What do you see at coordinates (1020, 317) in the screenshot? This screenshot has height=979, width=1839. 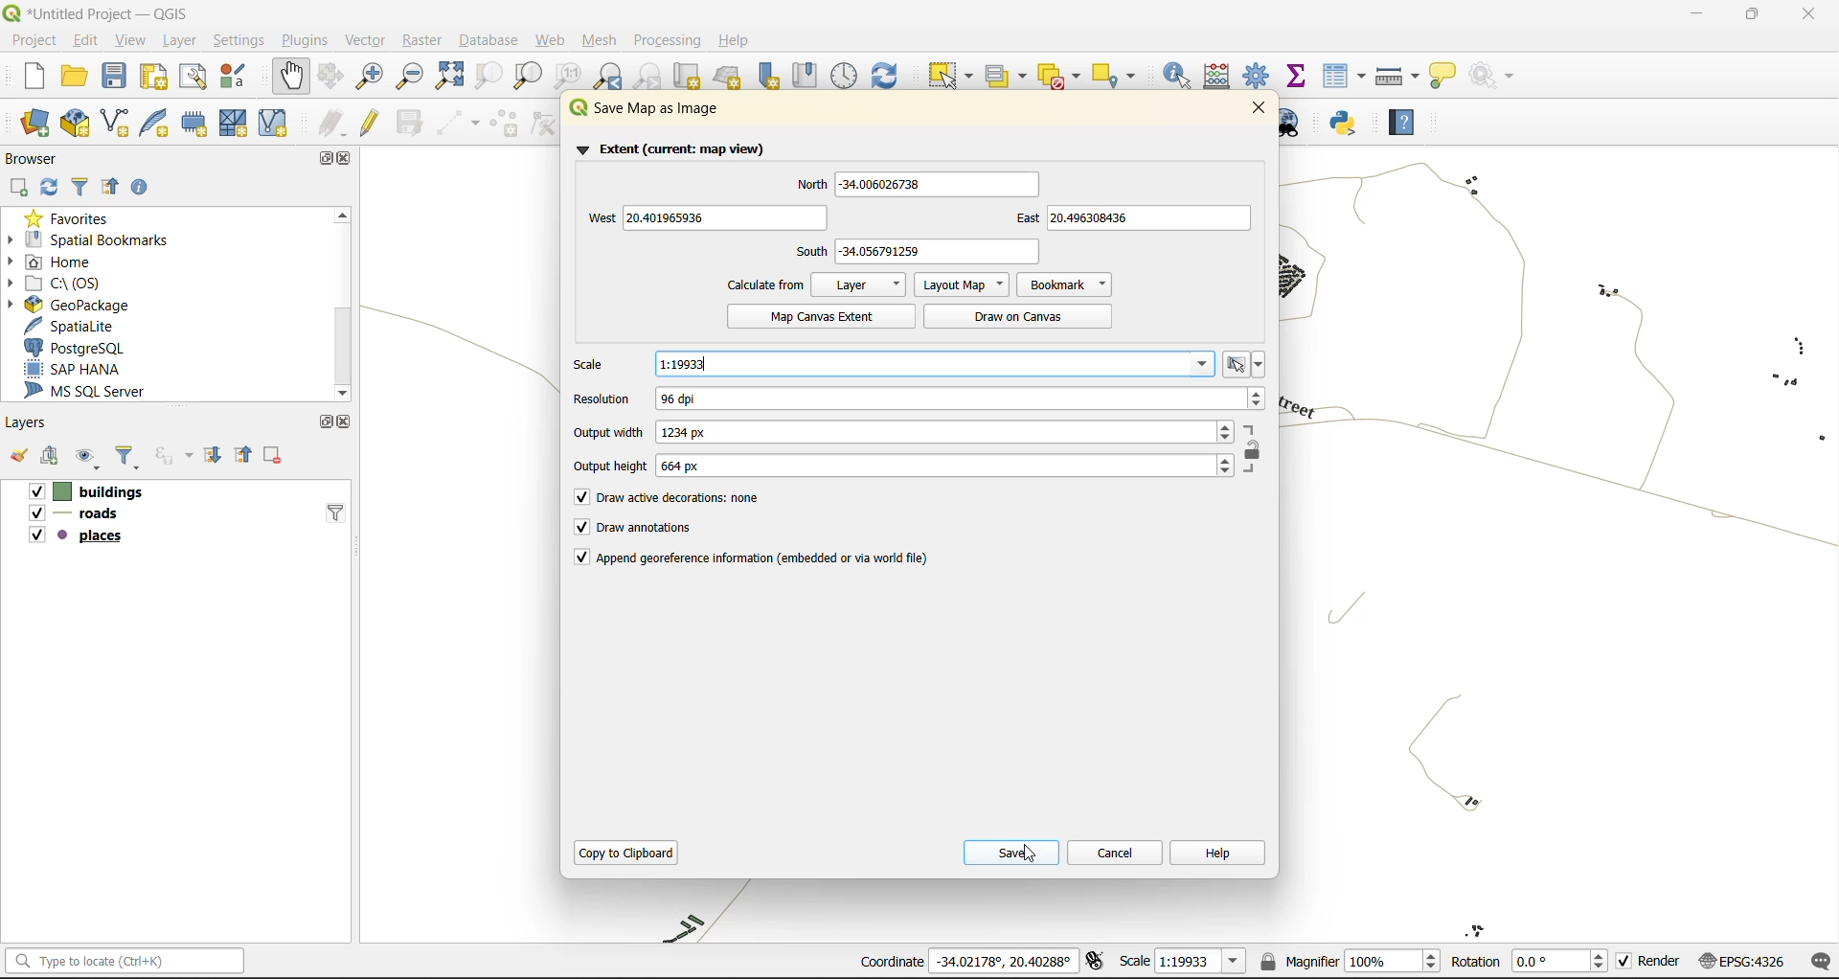 I see `draw on canvas` at bounding box center [1020, 317].